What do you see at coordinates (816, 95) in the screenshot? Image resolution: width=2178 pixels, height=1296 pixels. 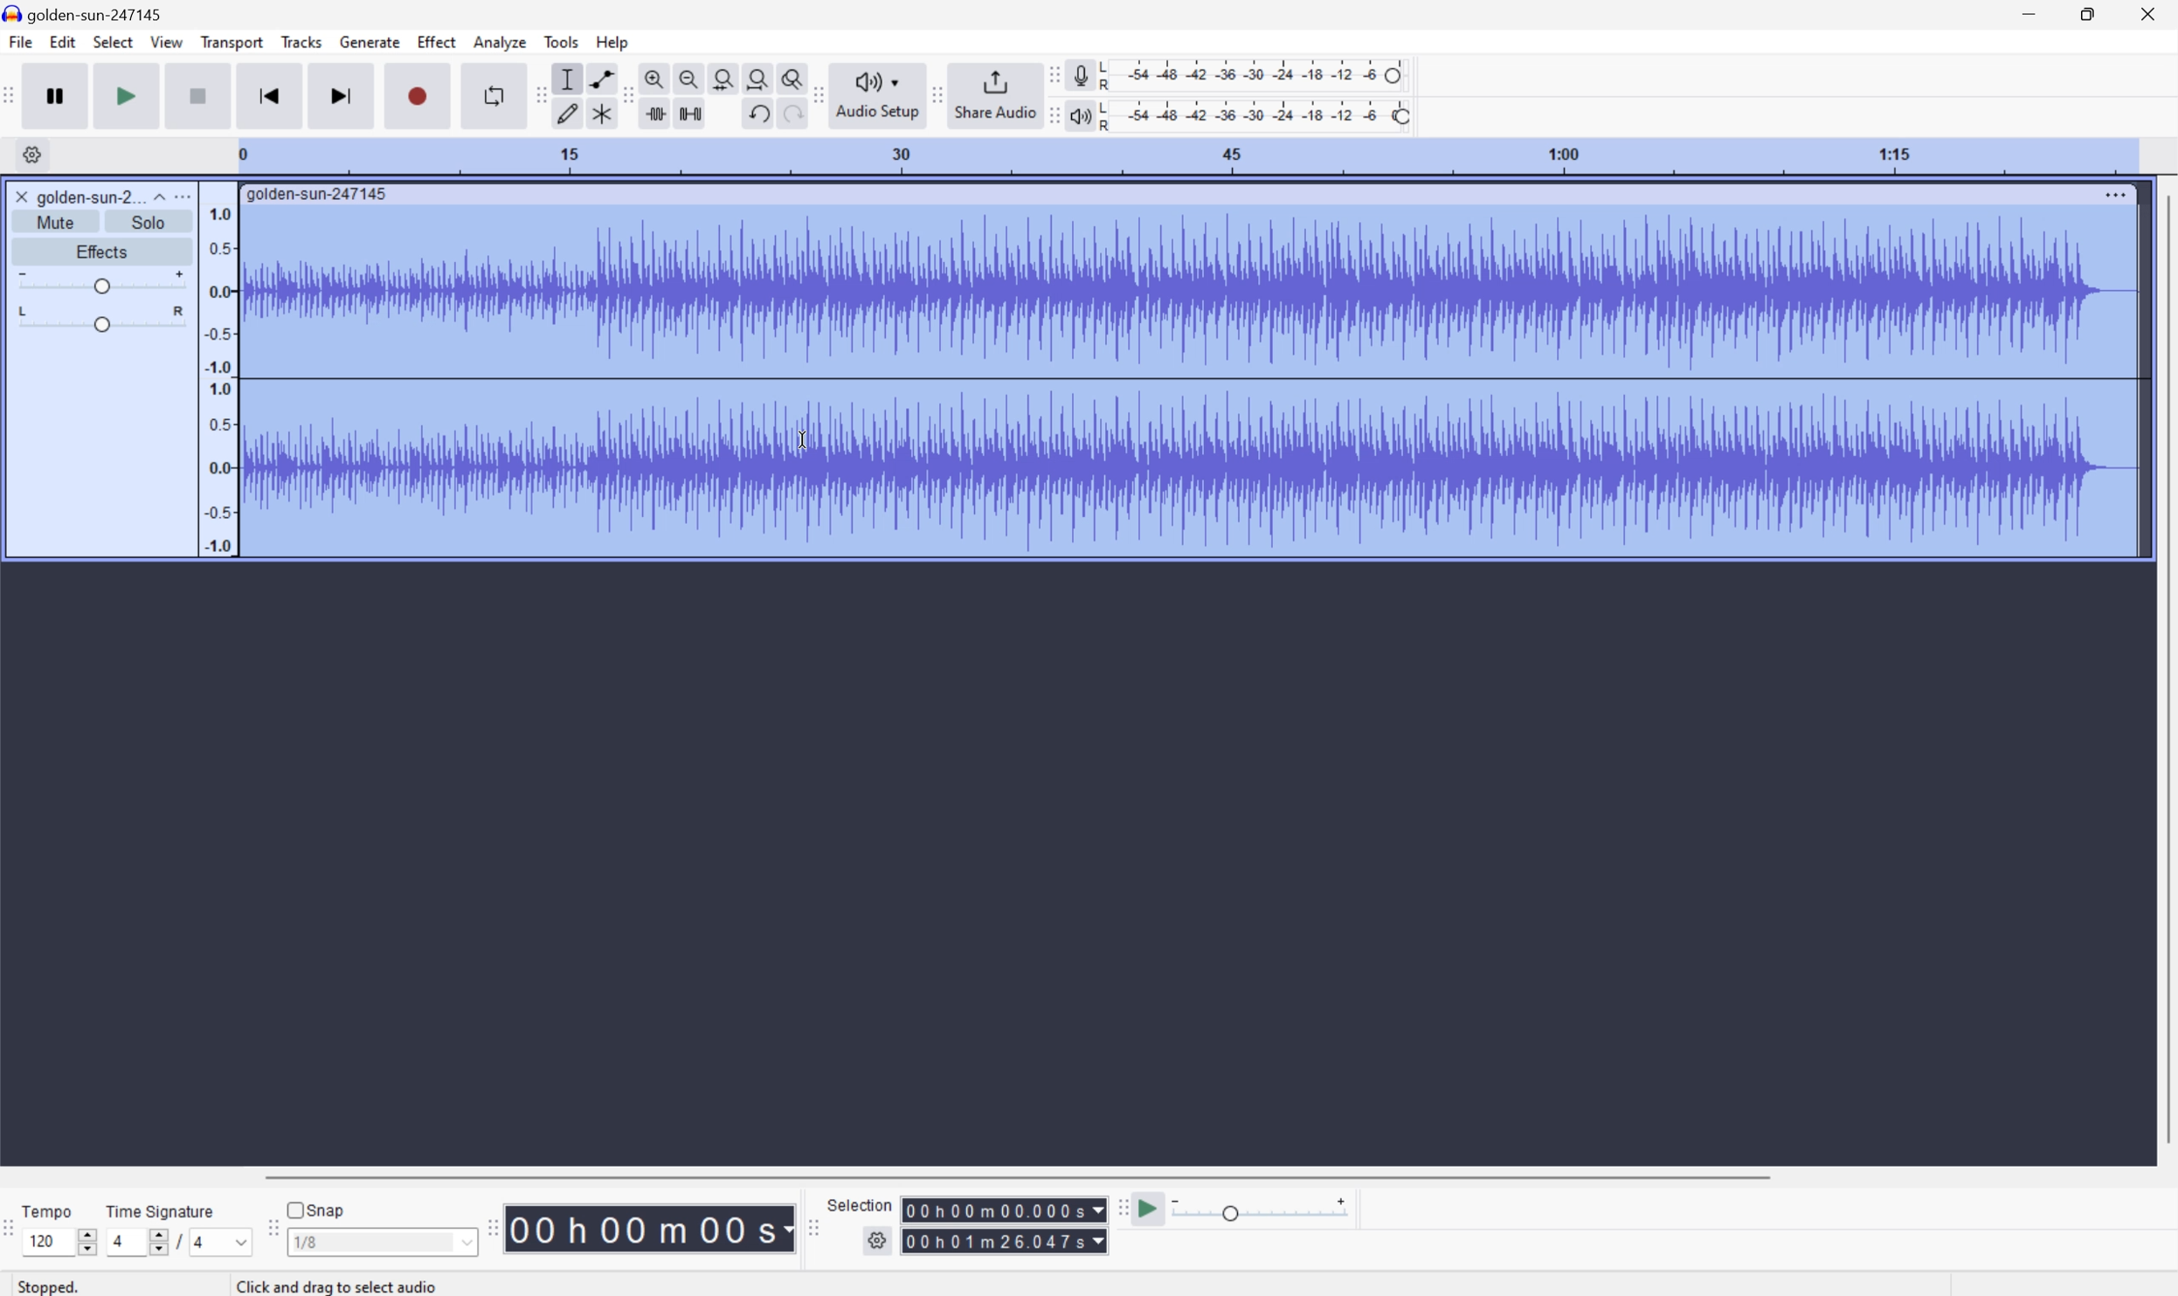 I see `Audacity audio setup toolbar` at bounding box center [816, 95].